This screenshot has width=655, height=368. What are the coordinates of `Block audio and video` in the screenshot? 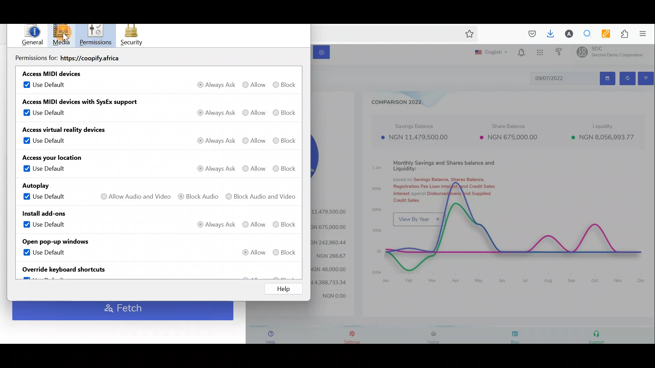 It's located at (263, 197).